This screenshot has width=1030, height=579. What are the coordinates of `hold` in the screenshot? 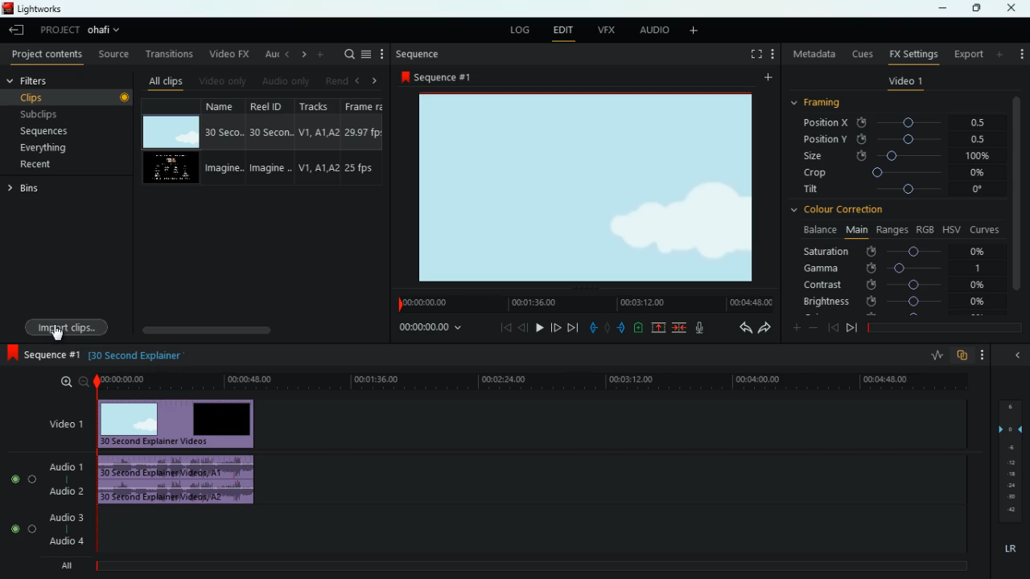 It's located at (607, 326).